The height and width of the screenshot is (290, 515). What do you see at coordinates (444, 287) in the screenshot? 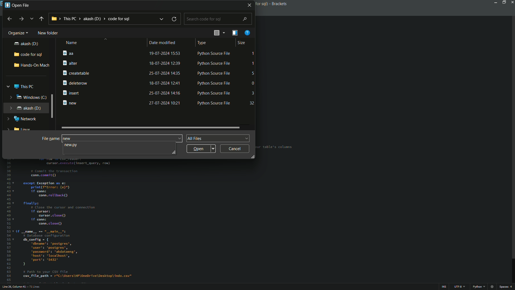
I see `ins` at bounding box center [444, 287].